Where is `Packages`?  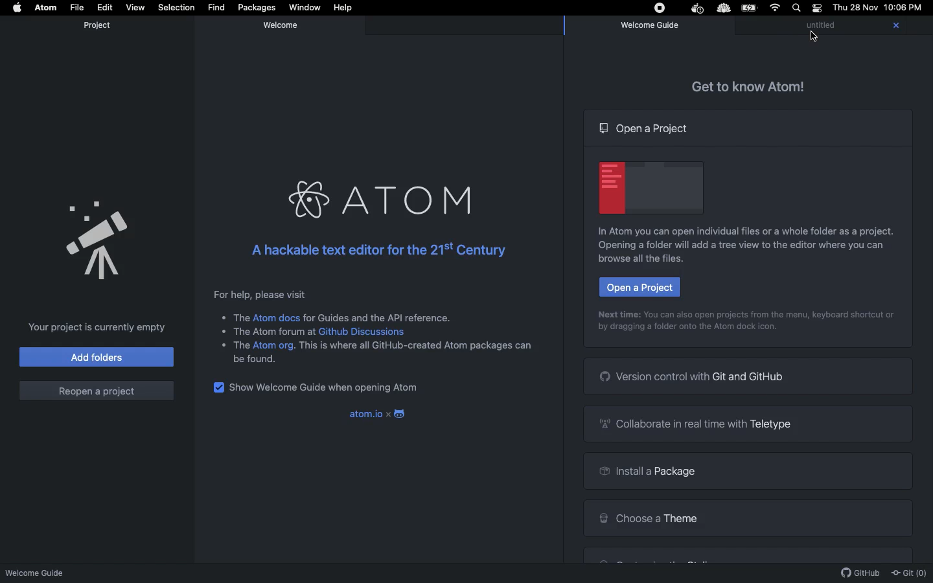 Packages is located at coordinates (255, 8).